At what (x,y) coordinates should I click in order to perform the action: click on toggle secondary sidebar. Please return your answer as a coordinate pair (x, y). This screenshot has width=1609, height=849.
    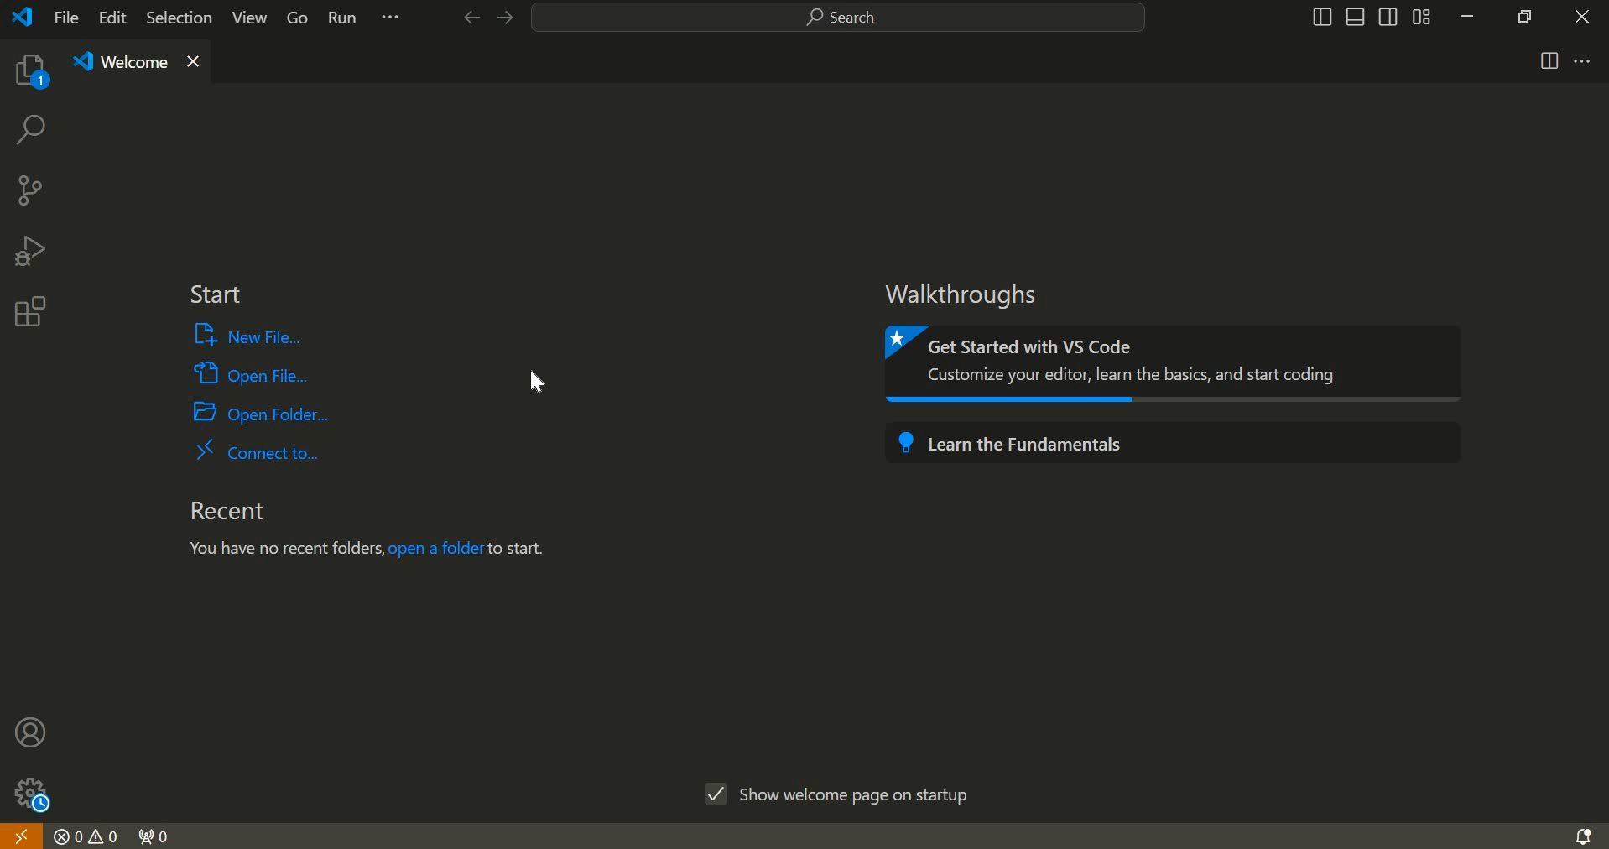
    Looking at the image, I should click on (1388, 15).